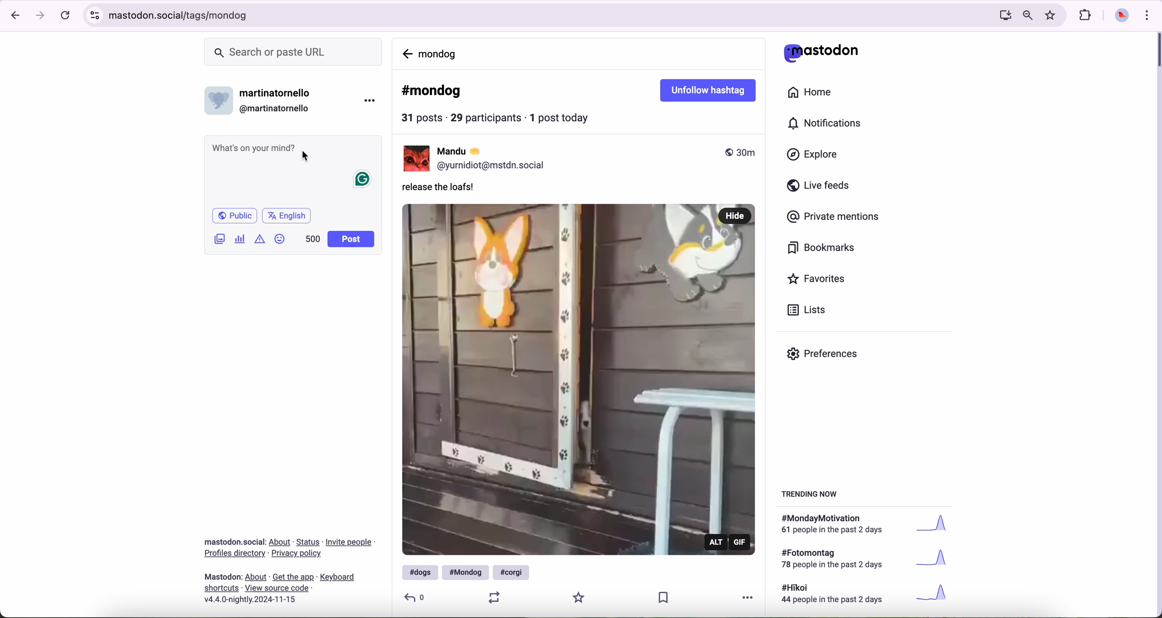  Describe the element at coordinates (369, 102) in the screenshot. I see `more options` at that location.